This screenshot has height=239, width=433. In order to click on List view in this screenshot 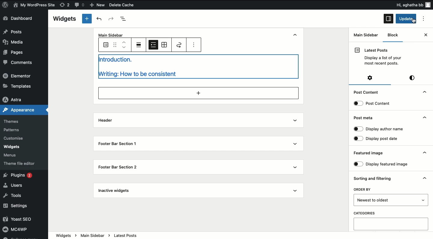, I will do `click(153, 45)`.